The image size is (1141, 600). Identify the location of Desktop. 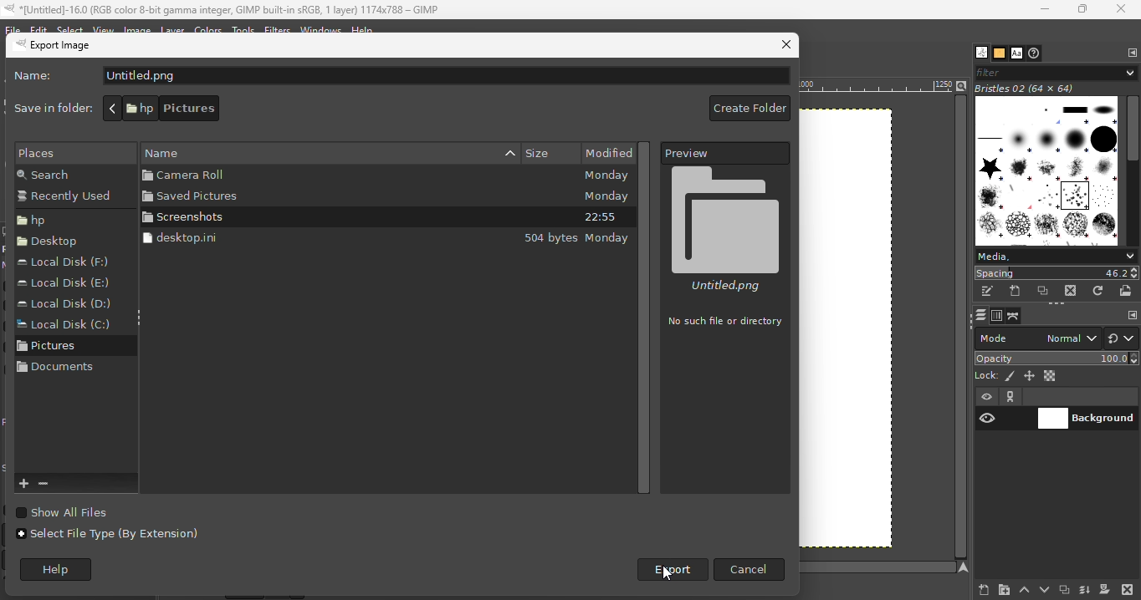
(53, 244).